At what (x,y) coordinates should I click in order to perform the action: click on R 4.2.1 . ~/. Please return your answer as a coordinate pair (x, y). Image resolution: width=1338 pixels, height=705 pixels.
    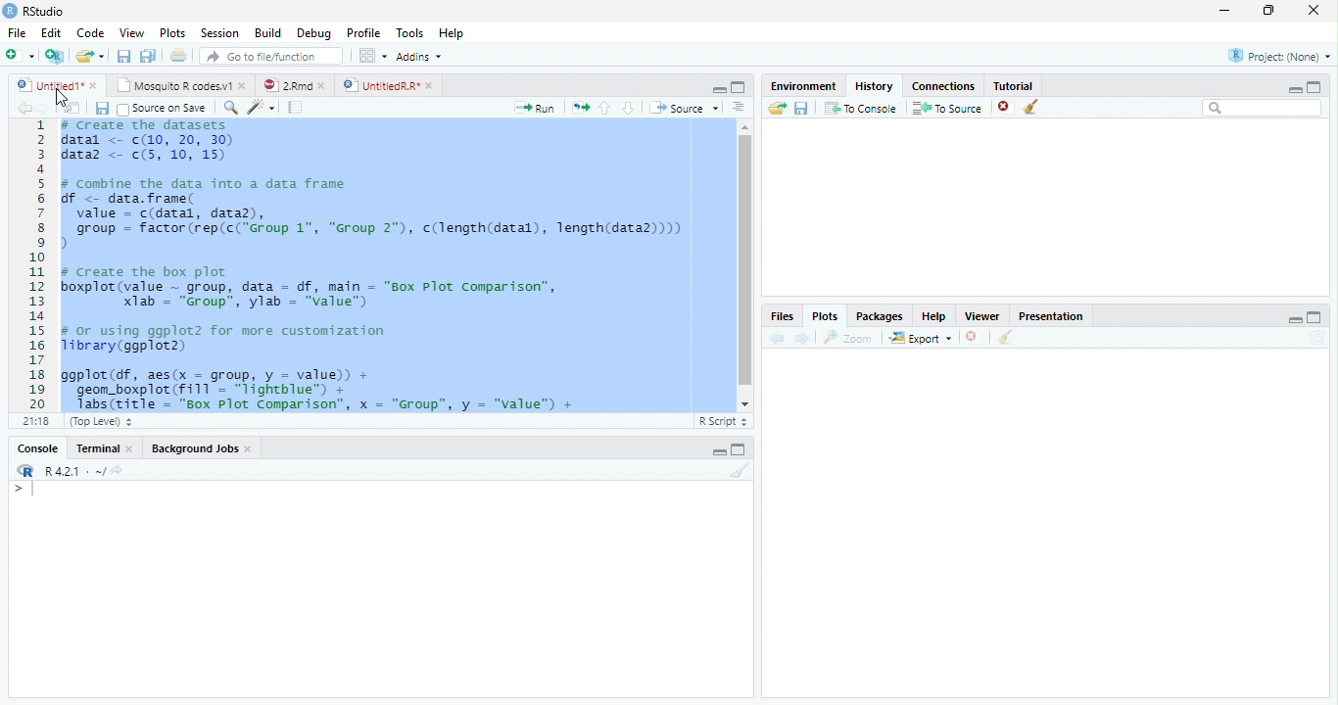
    Looking at the image, I should click on (74, 470).